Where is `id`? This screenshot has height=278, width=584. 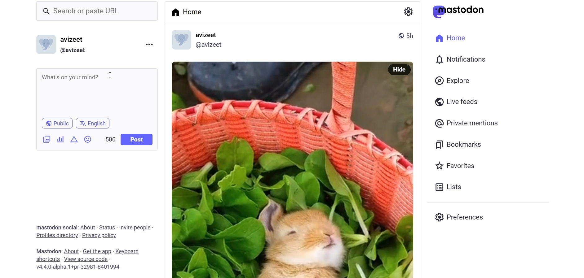
id is located at coordinates (75, 51).